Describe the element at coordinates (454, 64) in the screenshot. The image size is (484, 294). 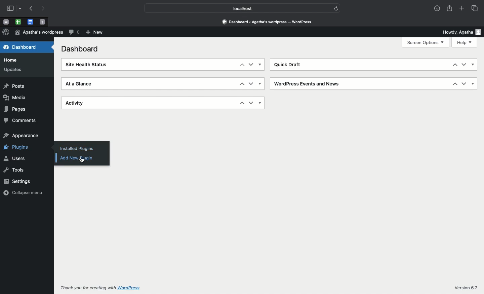
I see `Up` at that location.